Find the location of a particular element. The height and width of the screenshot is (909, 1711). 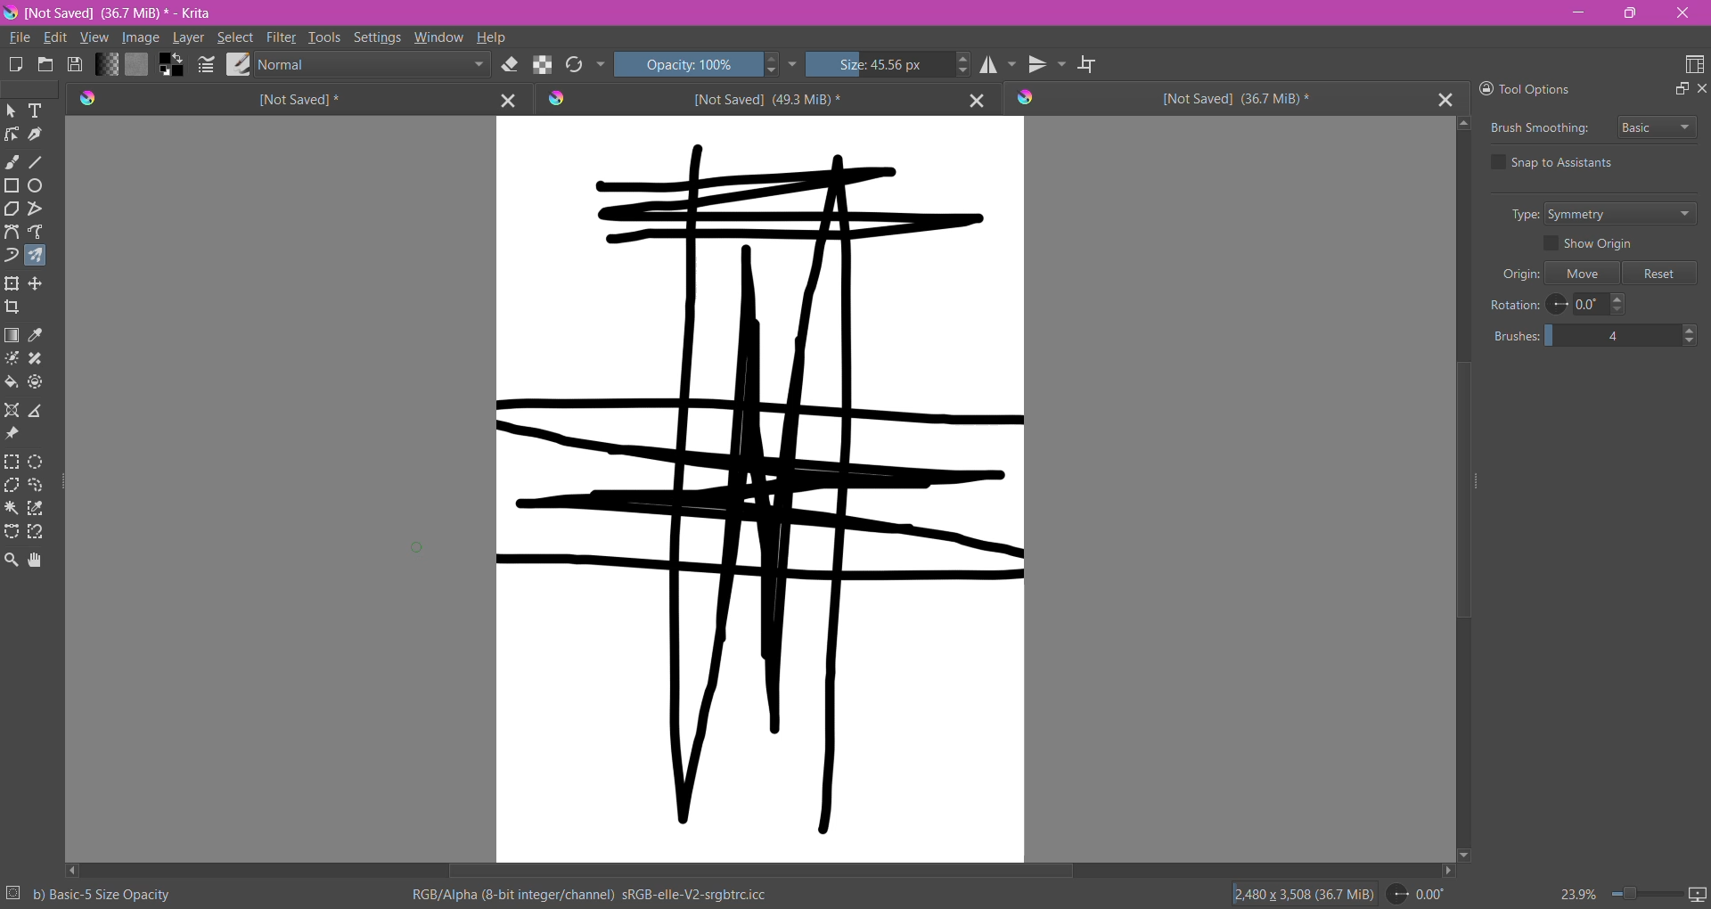

Minimize is located at coordinates (1577, 12).